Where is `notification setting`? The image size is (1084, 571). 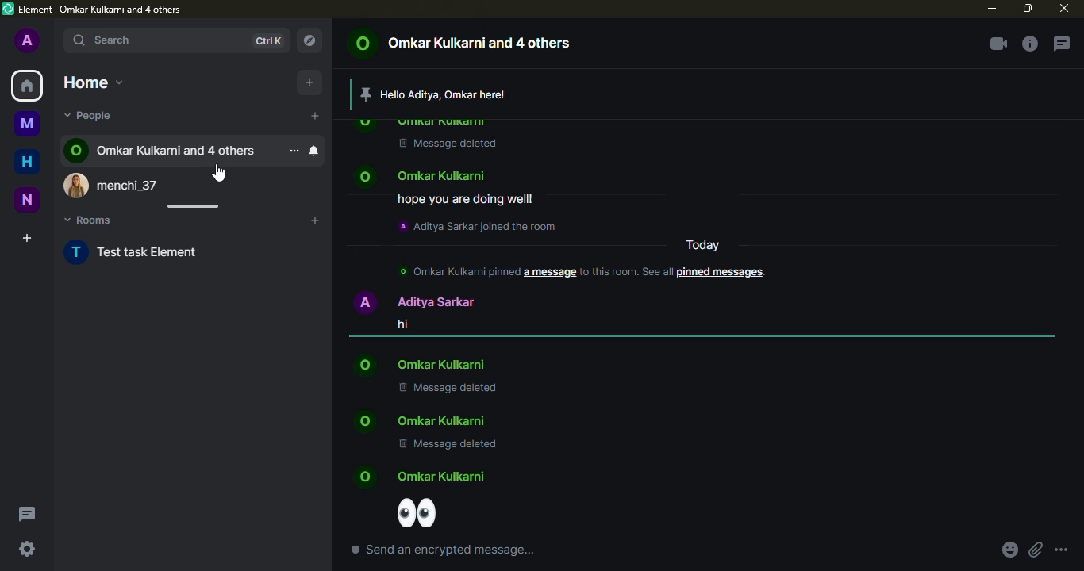 notification setting is located at coordinates (313, 150).